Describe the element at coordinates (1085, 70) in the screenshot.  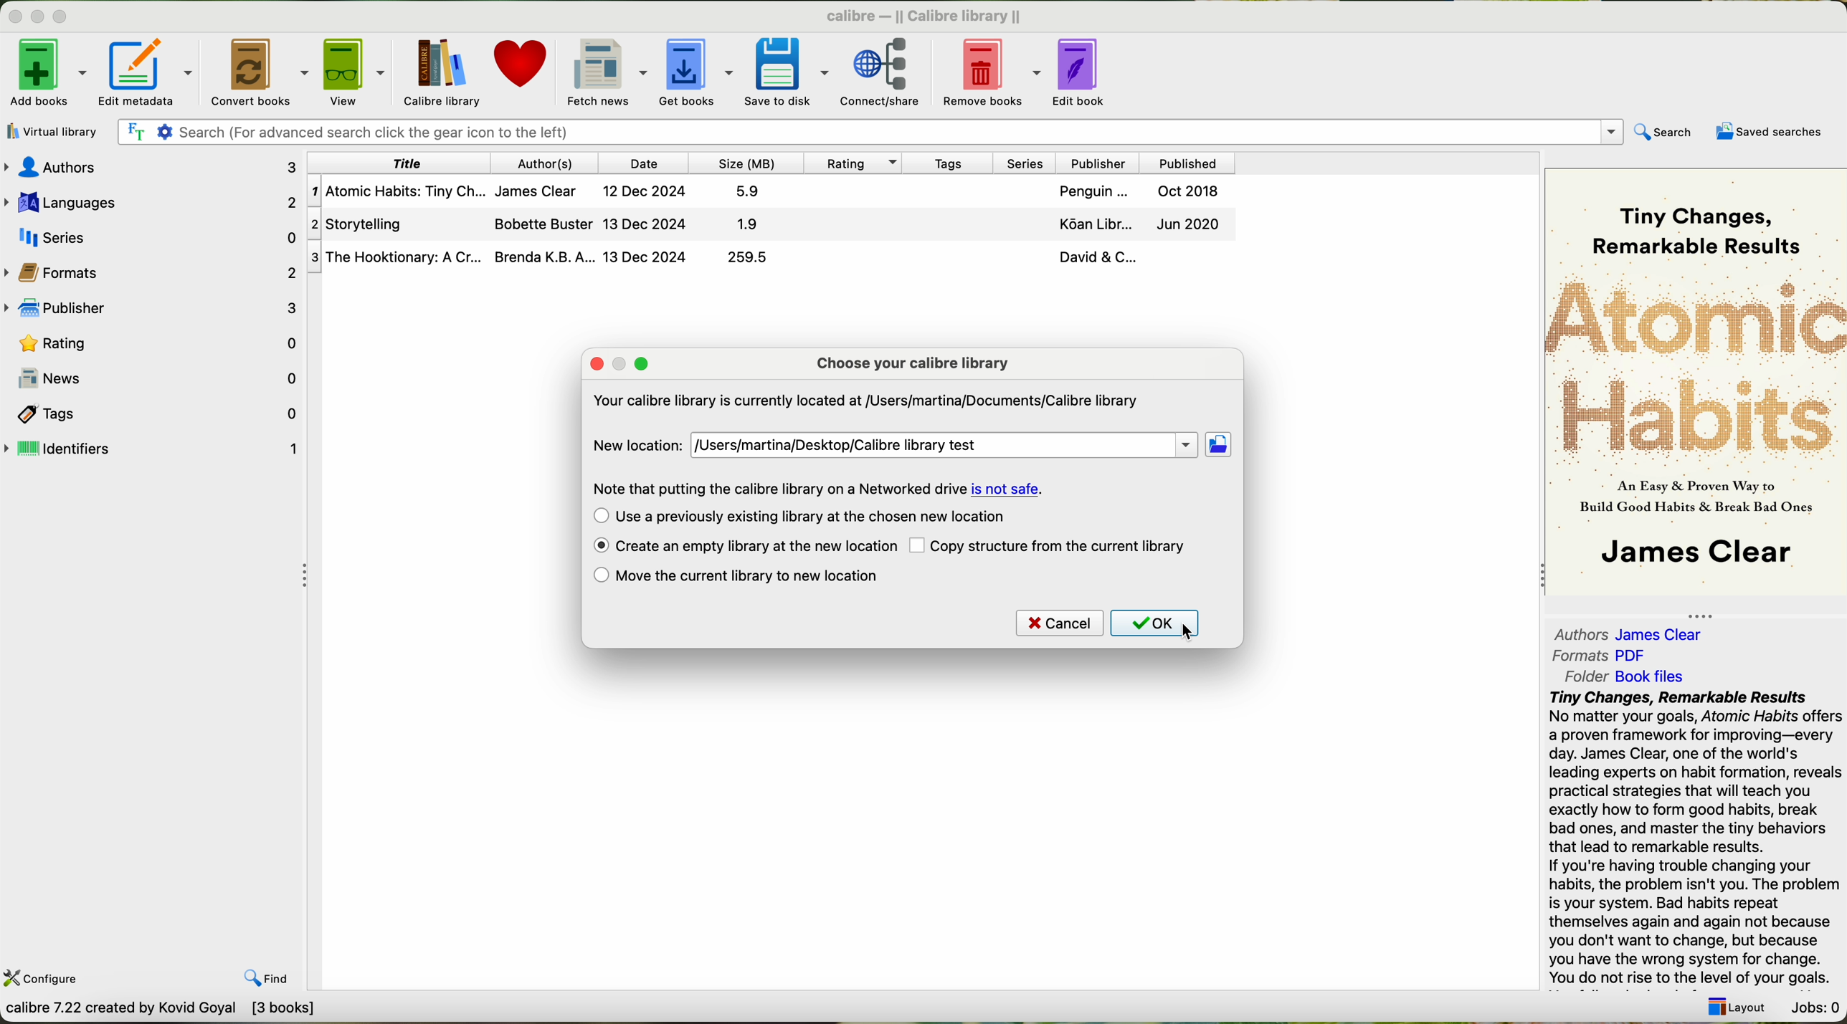
I see `edit book` at that location.